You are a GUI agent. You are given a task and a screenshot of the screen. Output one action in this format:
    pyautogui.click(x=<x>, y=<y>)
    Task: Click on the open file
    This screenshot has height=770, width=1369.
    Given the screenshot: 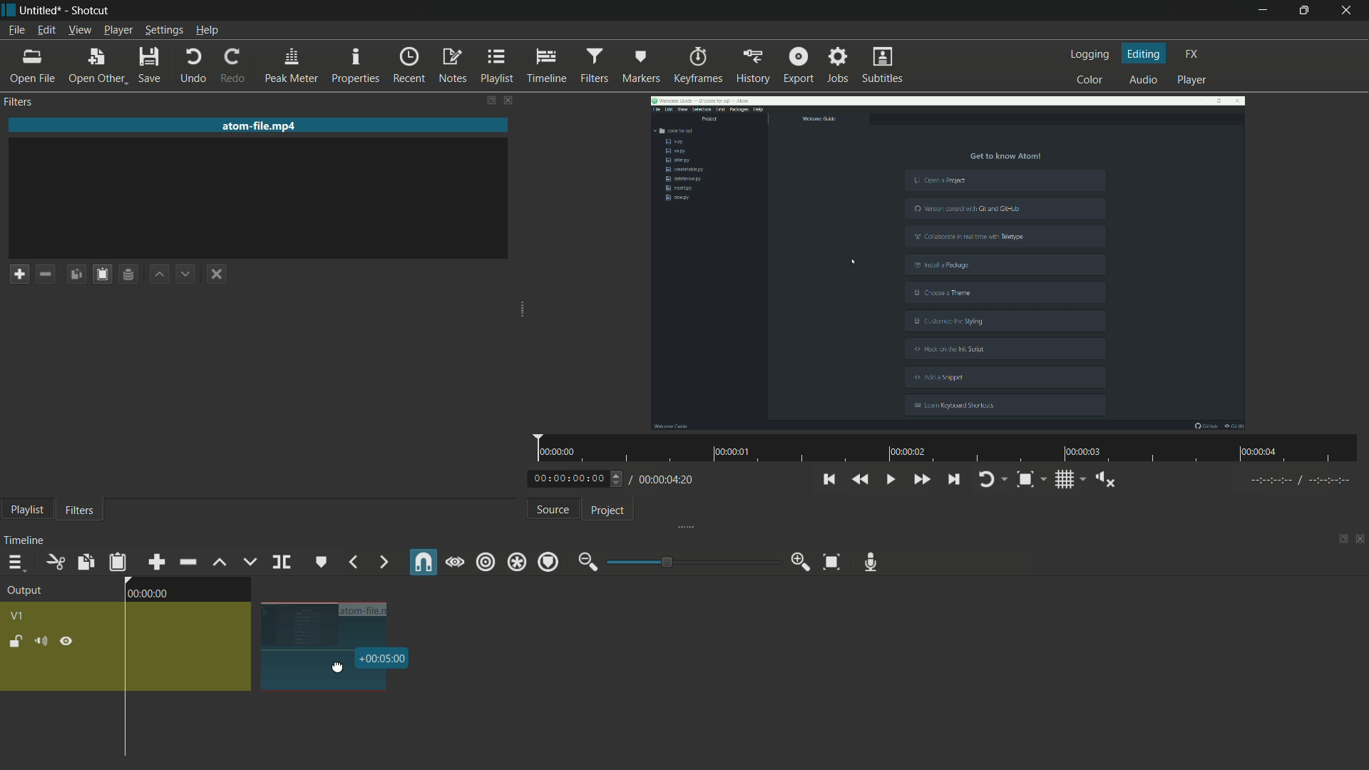 What is the action you would take?
    pyautogui.click(x=31, y=67)
    